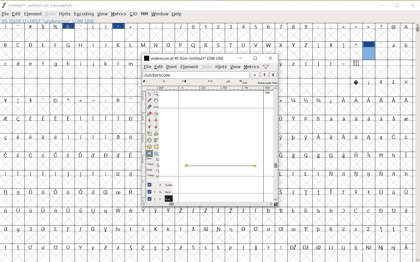 The width and height of the screenshot is (420, 262). What do you see at coordinates (273, 75) in the screenshot?
I see `show next word list` at bounding box center [273, 75].